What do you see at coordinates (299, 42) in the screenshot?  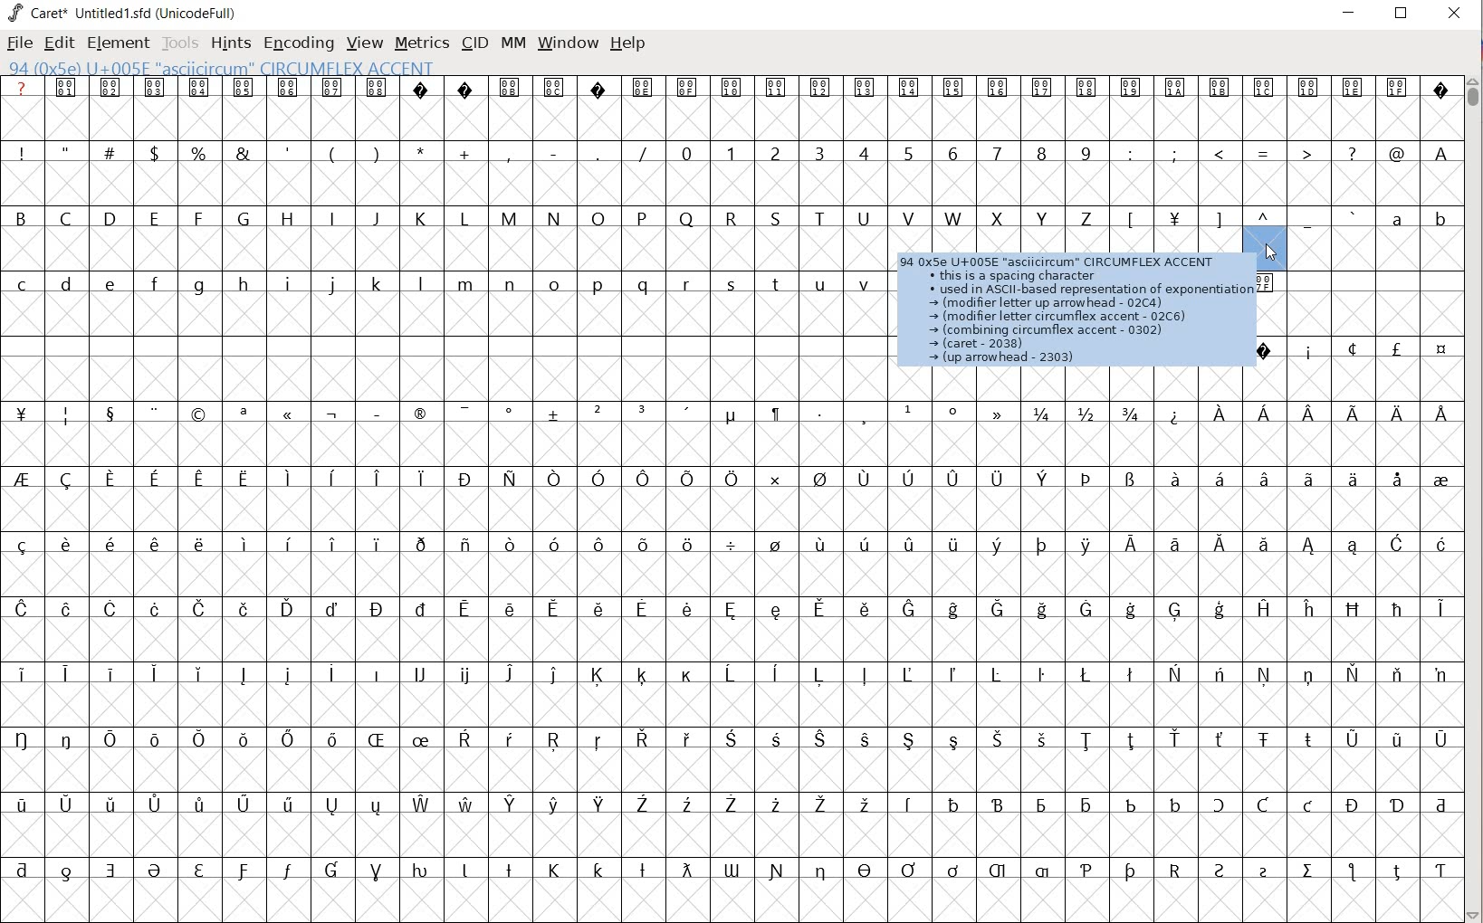 I see `ENCODING` at bounding box center [299, 42].